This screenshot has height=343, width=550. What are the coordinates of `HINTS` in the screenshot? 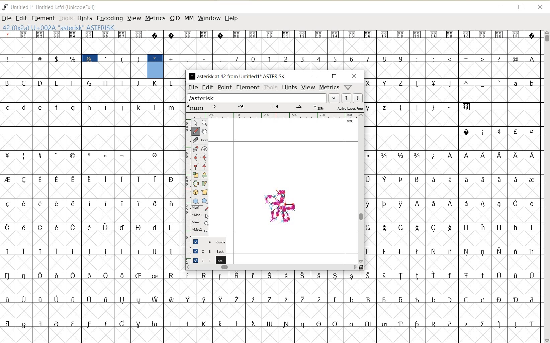 It's located at (84, 18).